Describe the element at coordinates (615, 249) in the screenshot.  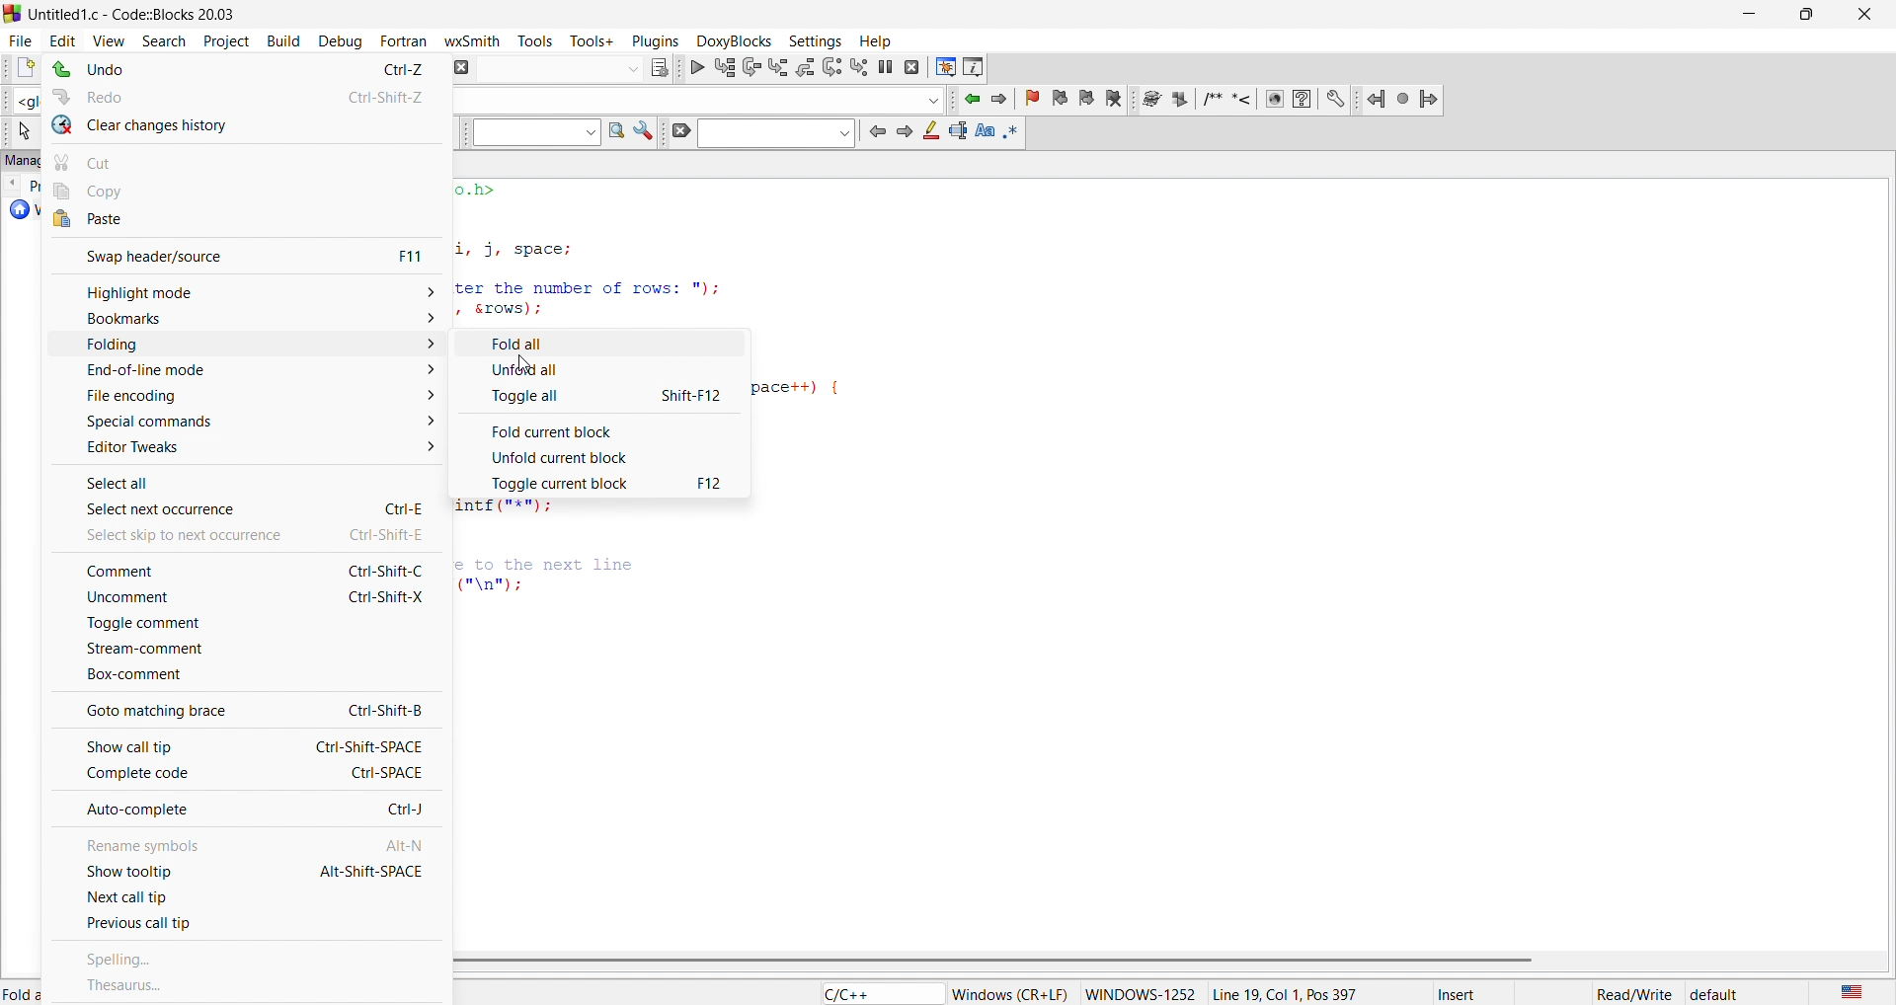
I see `code edito` at that location.